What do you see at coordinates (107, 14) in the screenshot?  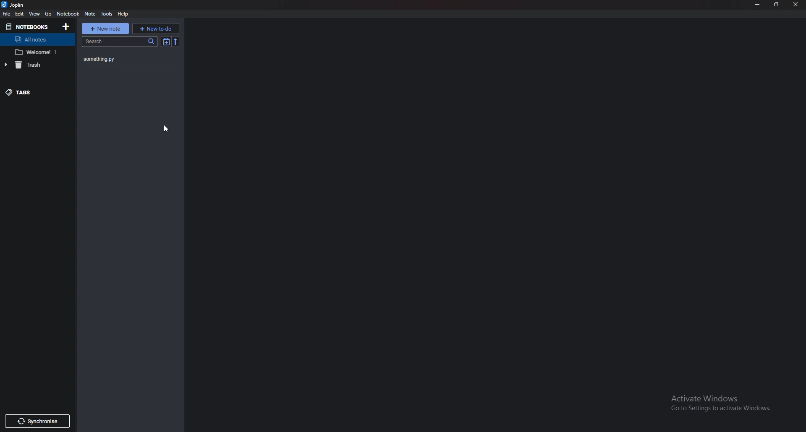 I see `Tools` at bounding box center [107, 14].